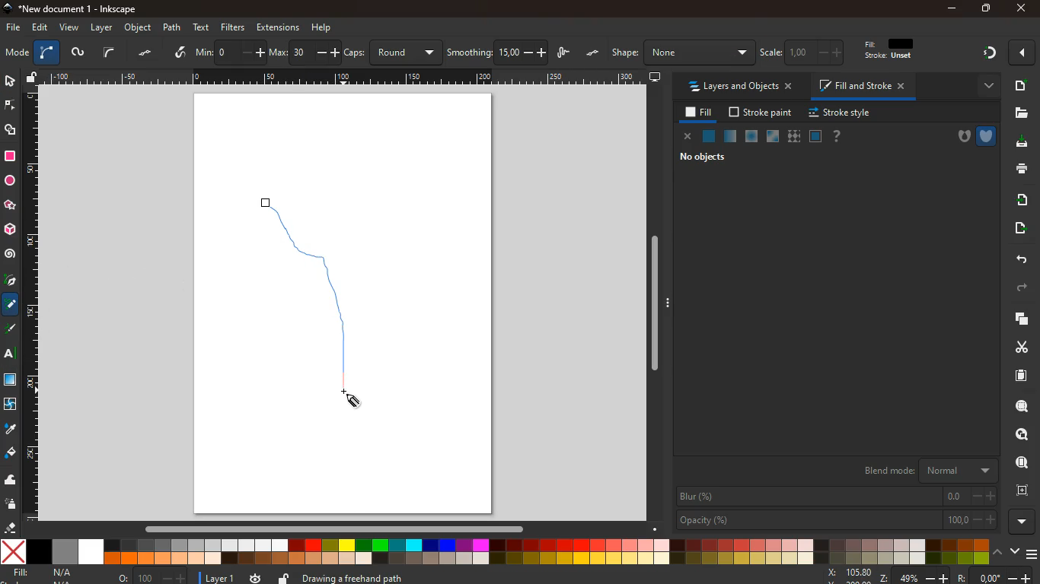  What do you see at coordinates (11, 104) in the screenshot?
I see `node` at bounding box center [11, 104].